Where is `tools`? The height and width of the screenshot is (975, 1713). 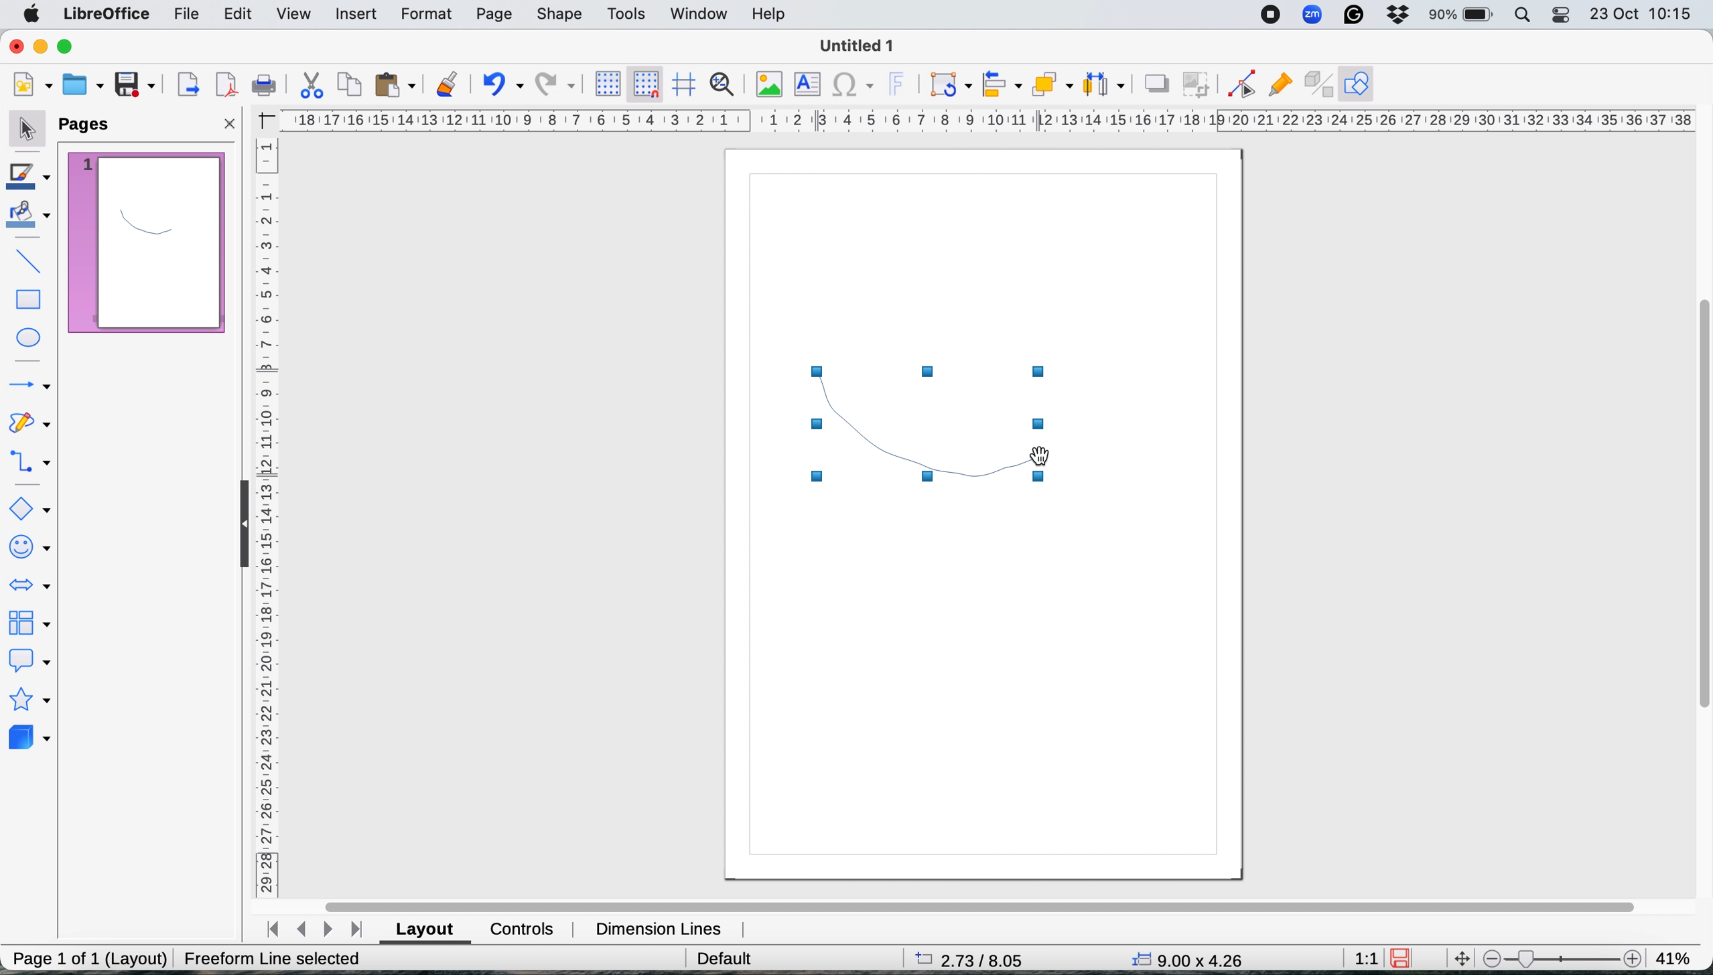 tools is located at coordinates (630, 14).